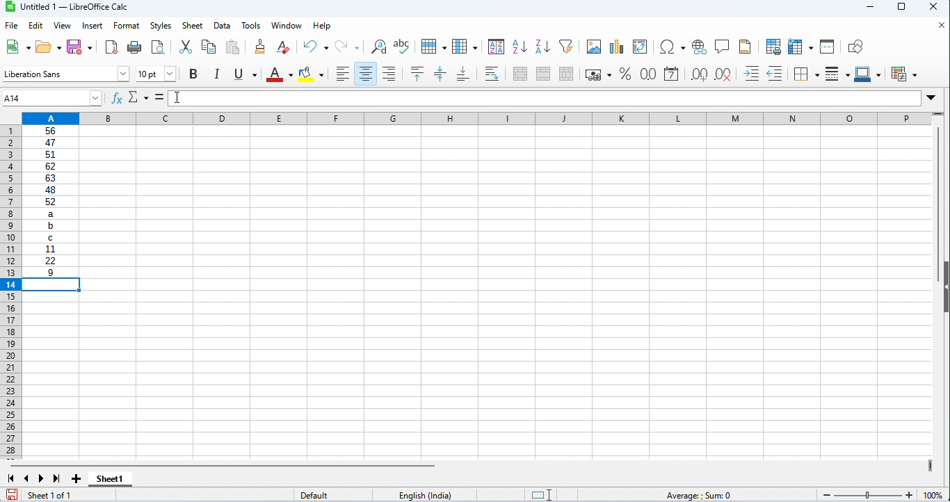 This screenshot has width=950, height=502. What do you see at coordinates (244, 74) in the screenshot?
I see `underline` at bounding box center [244, 74].